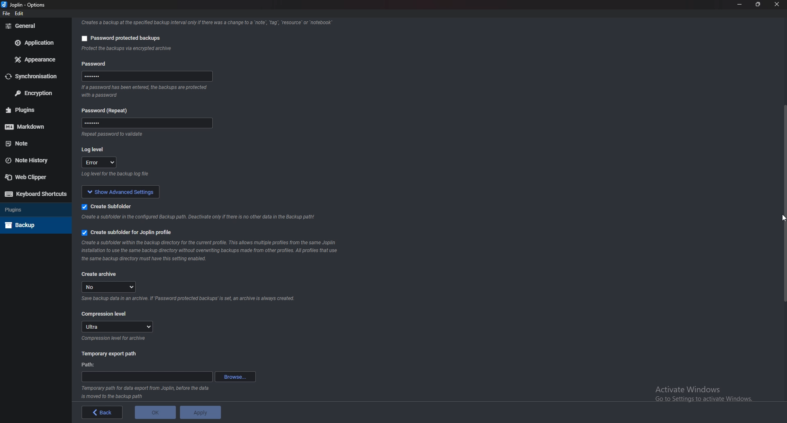 The image size is (787, 423). Describe the element at coordinates (105, 314) in the screenshot. I see `Compression level` at that location.